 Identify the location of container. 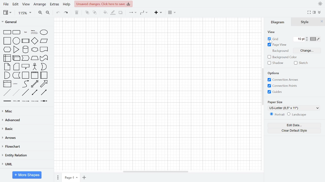
(25, 75).